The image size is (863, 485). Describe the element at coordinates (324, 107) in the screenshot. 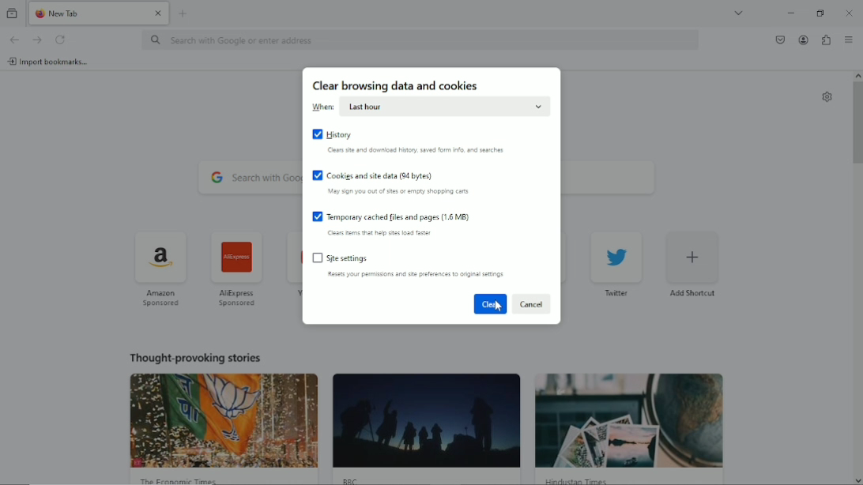

I see `When` at that location.